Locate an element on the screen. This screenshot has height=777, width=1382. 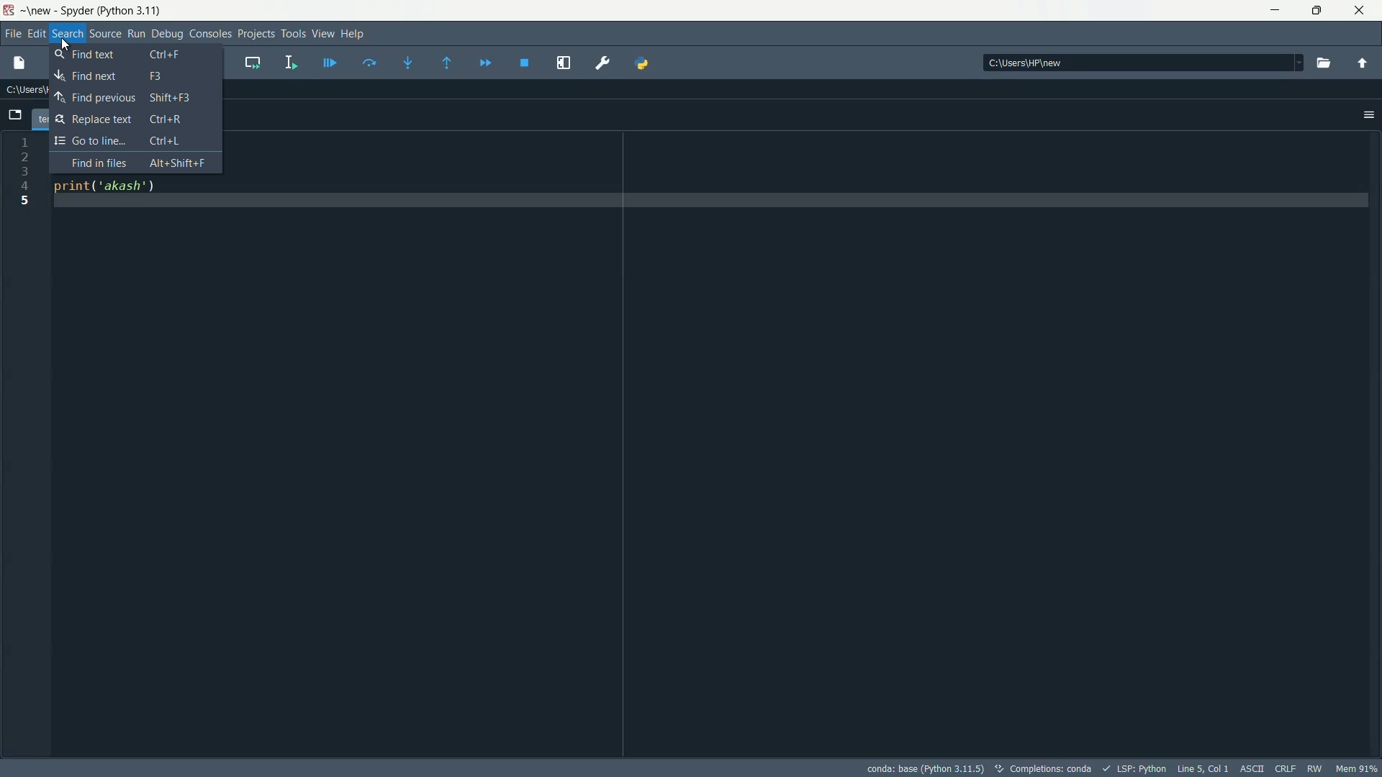
new is located at coordinates (41, 12).